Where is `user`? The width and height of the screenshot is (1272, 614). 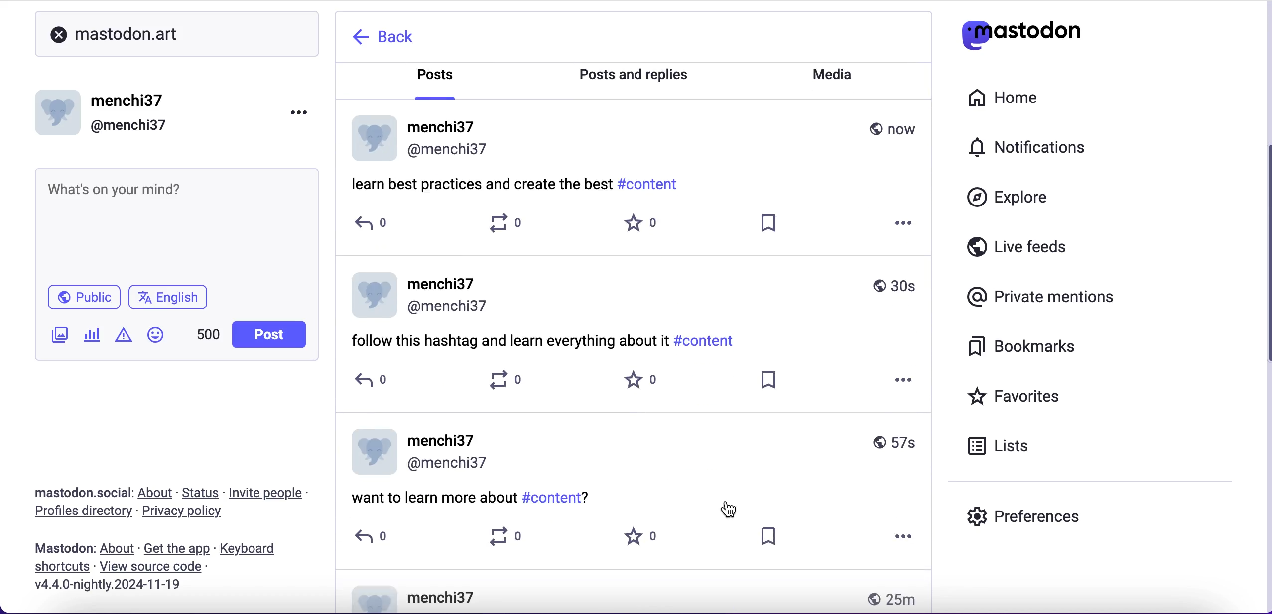 user is located at coordinates (451, 449).